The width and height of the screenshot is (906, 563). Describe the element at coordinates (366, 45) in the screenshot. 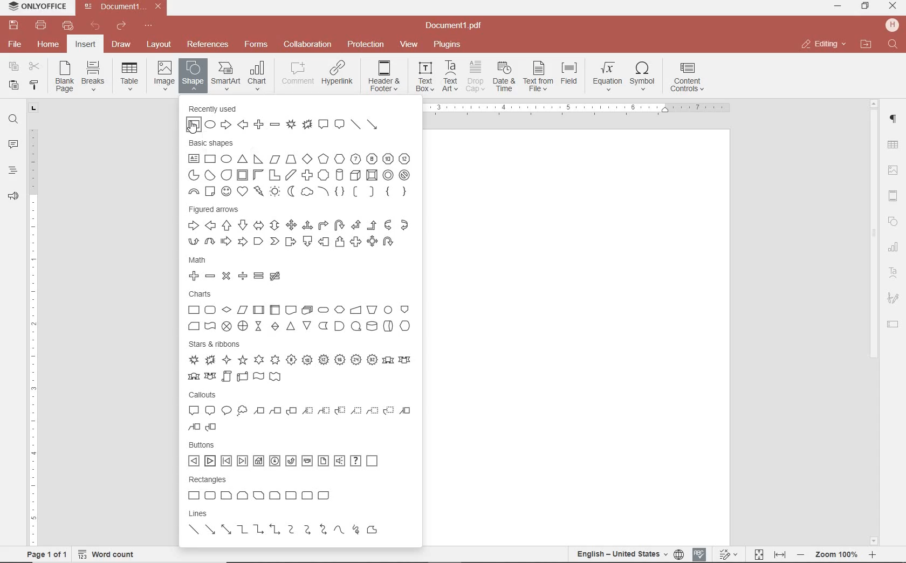

I see `protection` at that location.